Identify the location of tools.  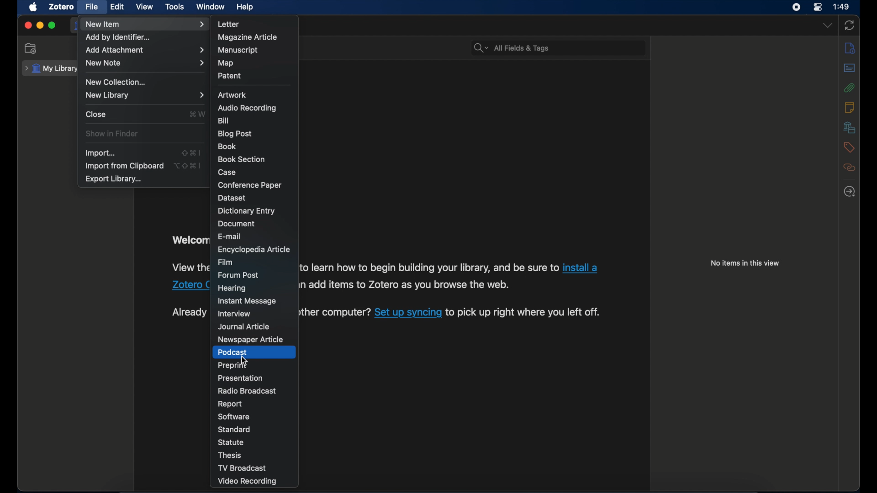
(175, 7).